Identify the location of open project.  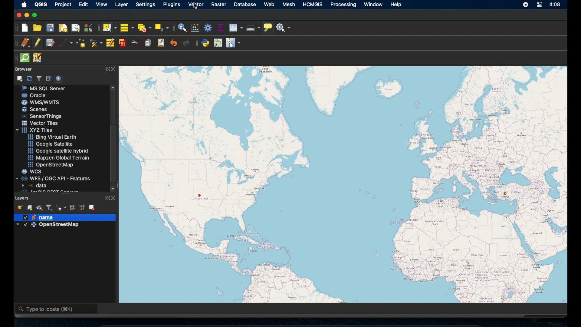
(38, 28).